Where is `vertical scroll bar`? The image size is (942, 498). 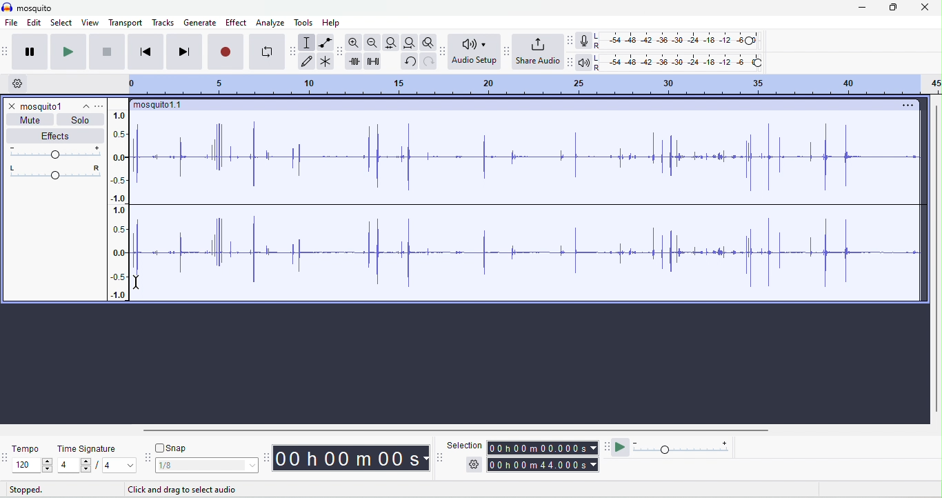 vertical scroll bar is located at coordinates (935, 260).